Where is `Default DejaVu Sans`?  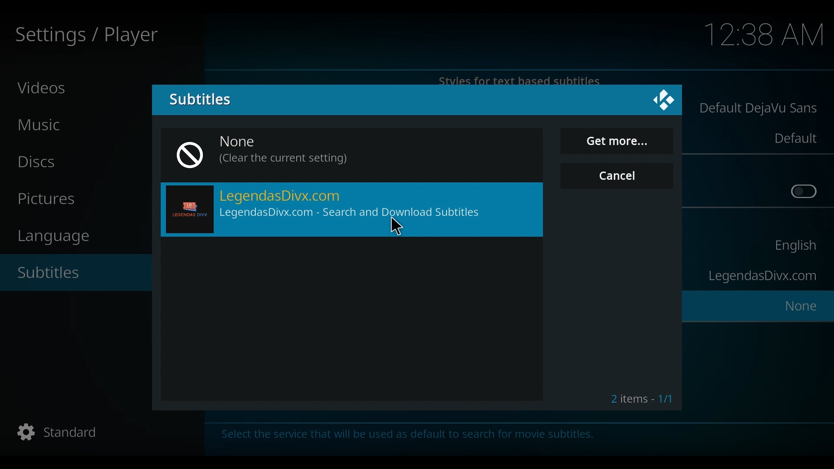 Default DejaVu Sans is located at coordinates (759, 109).